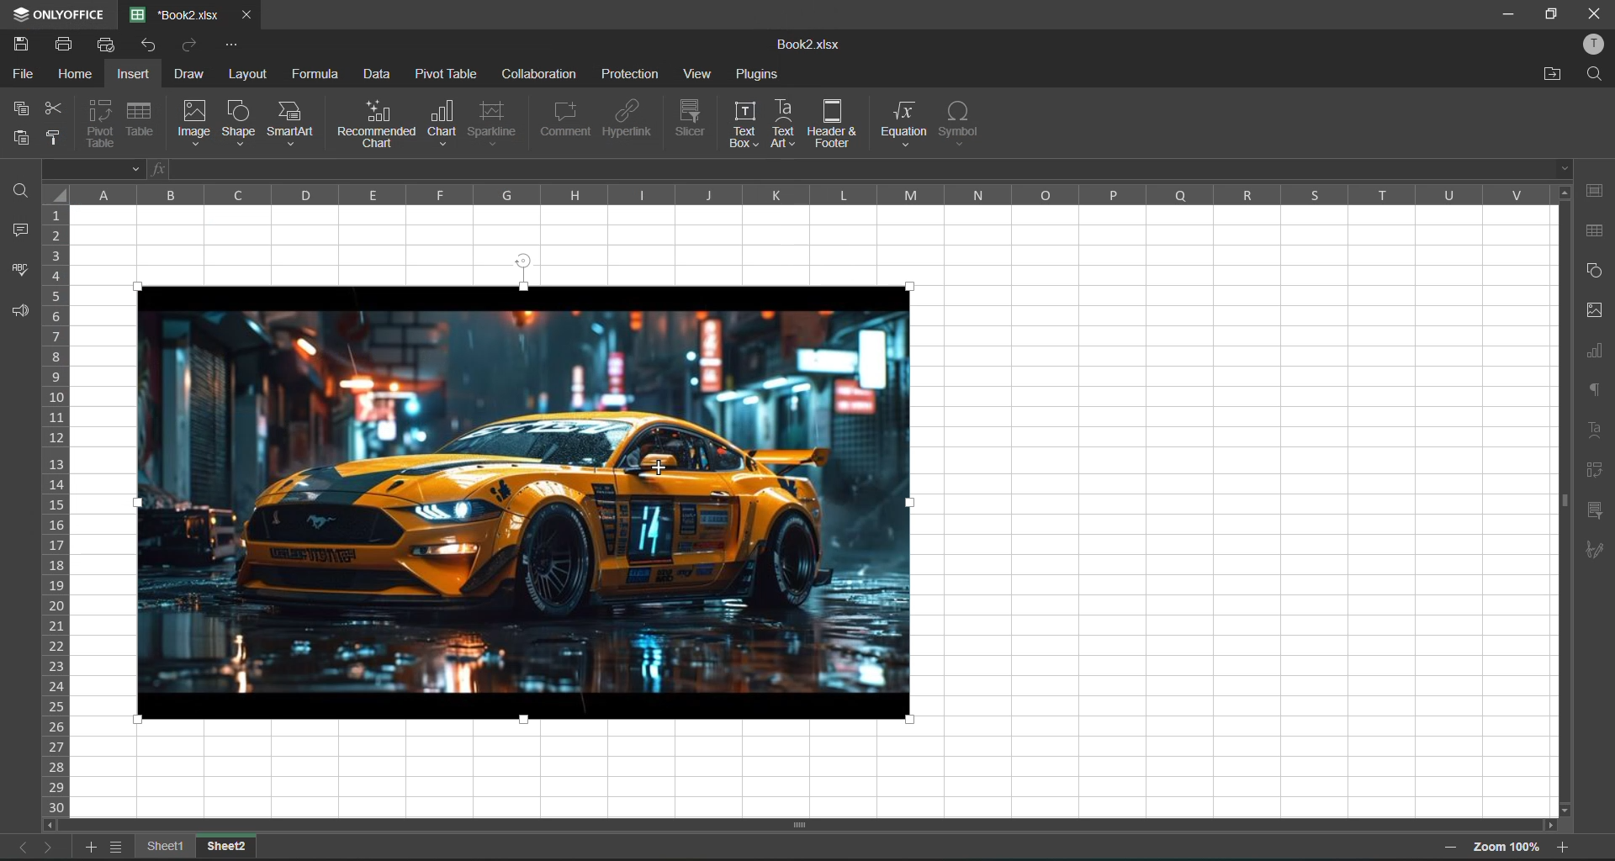  Describe the element at coordinates (59, 512) in the screenshot. I see `row numbers` at that location.